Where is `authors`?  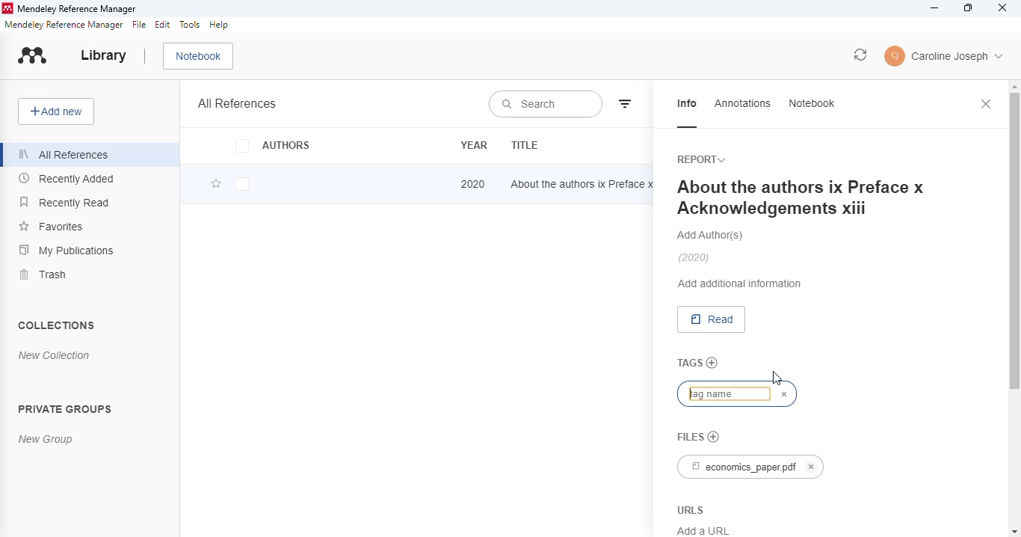
authors is located at coordinates (273, 145).